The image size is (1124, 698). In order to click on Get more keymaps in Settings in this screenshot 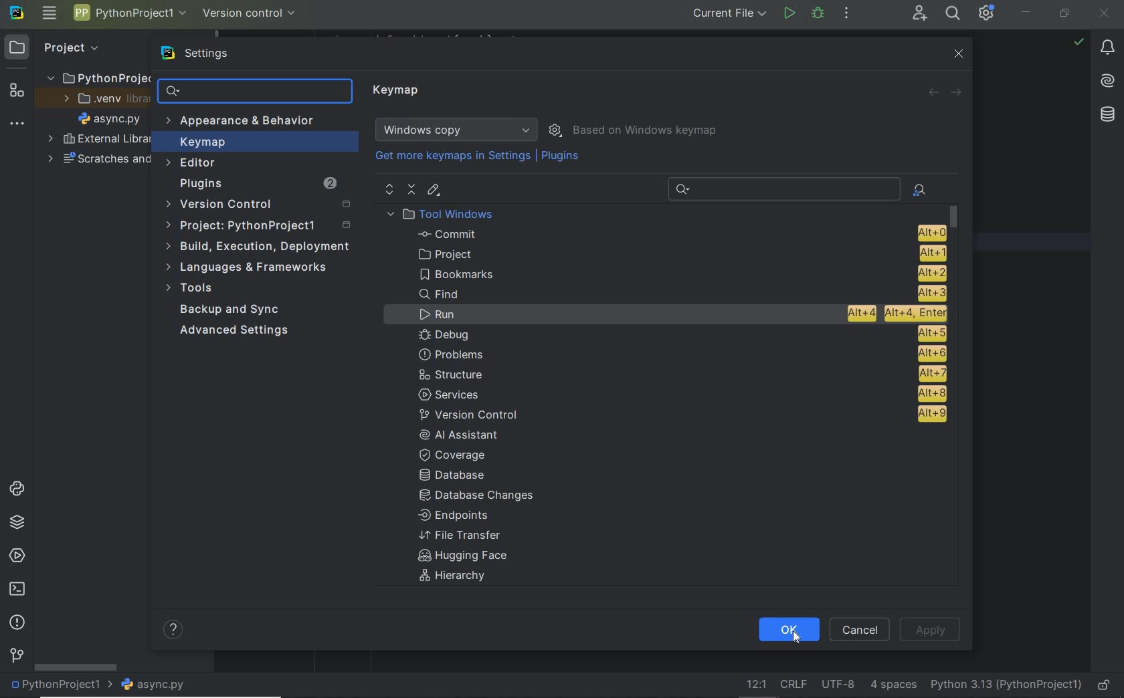, I will do `click(447, 156)`.